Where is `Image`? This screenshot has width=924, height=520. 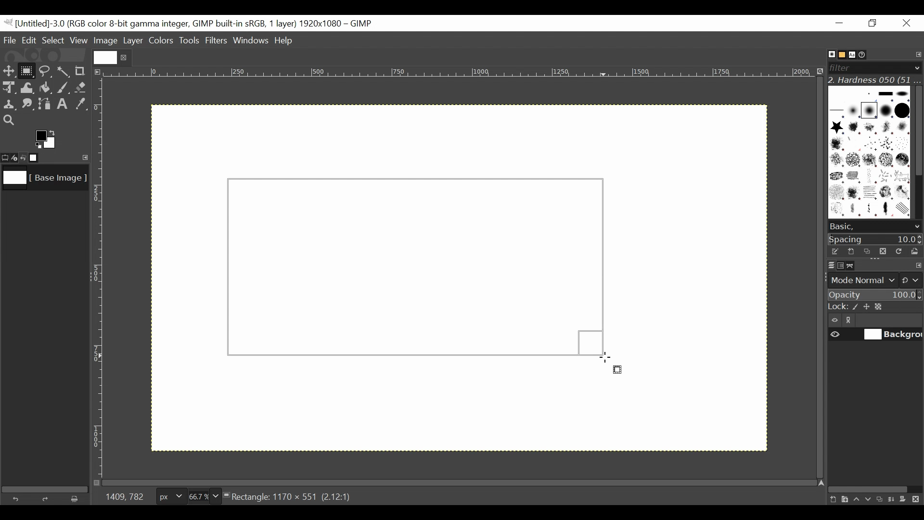 Image is located at coordinates (43, 180).